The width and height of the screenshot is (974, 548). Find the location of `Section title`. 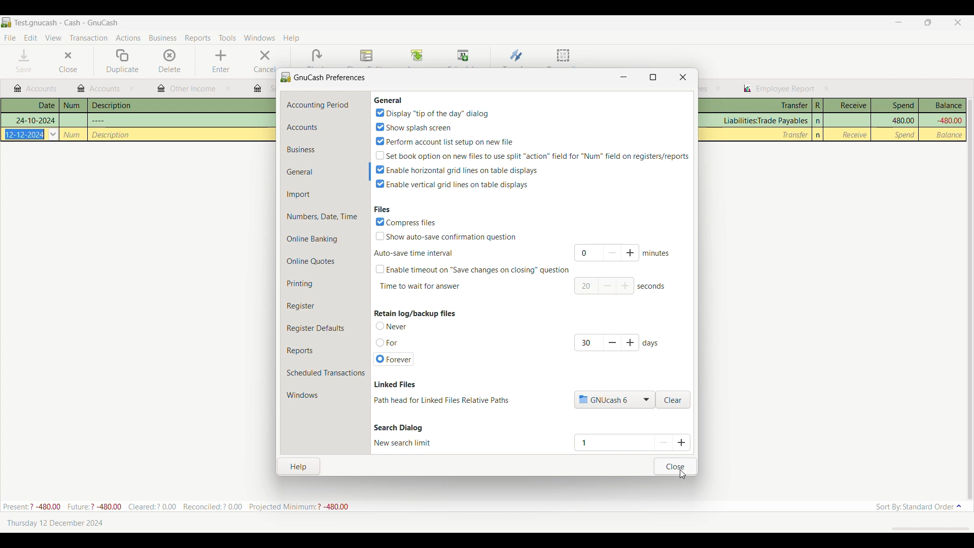

Section title is located at coordinates (415, 313).